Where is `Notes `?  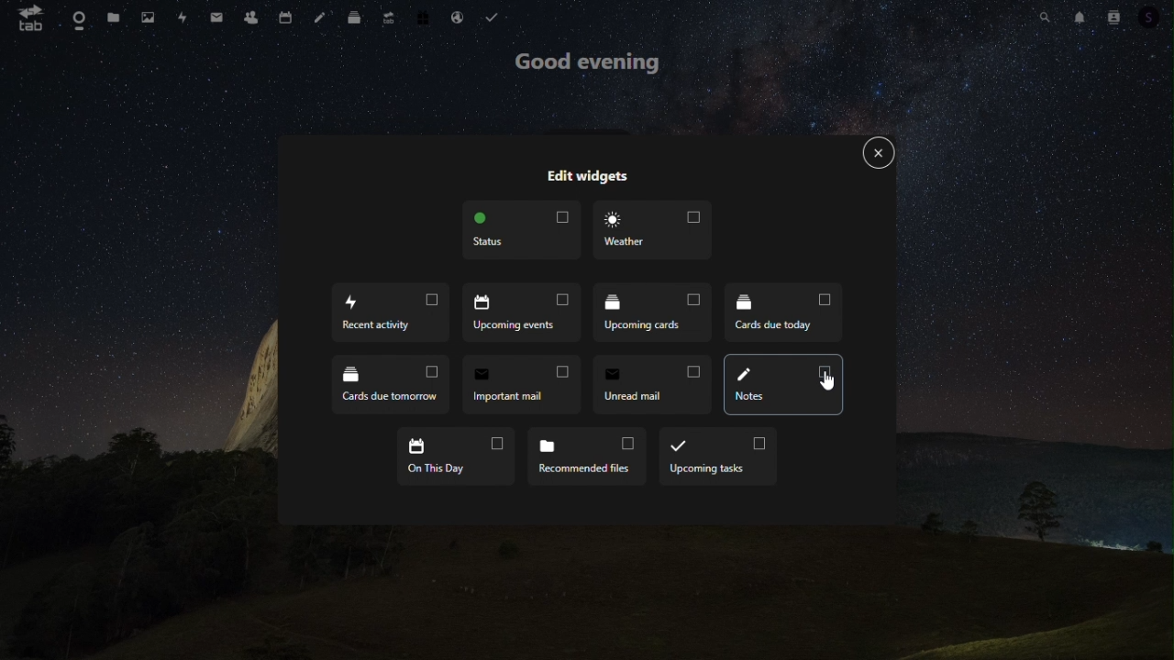
Notes  is located at coordinates (321, 17).